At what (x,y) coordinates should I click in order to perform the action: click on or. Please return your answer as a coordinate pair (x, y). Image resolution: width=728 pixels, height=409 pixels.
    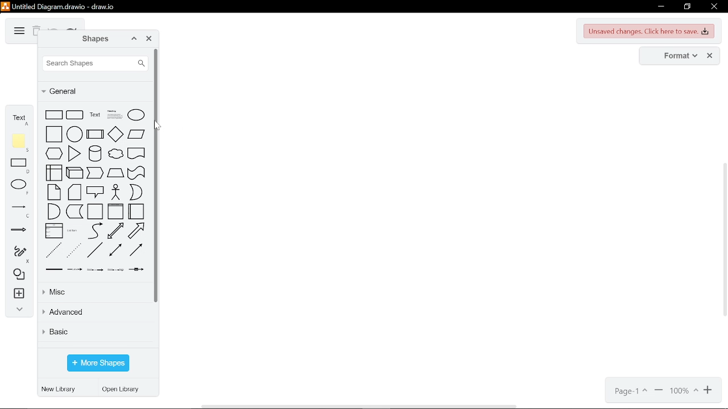
    Looking at the image, I should click on (136, 191).